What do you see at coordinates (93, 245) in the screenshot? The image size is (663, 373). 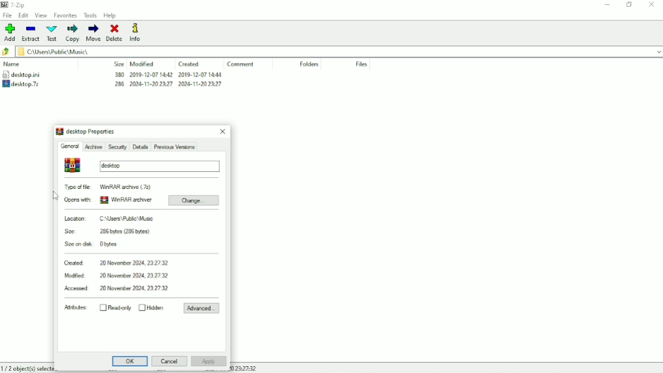 I see `Size on disk: 0 bytes` at bounding box center [93, 245].